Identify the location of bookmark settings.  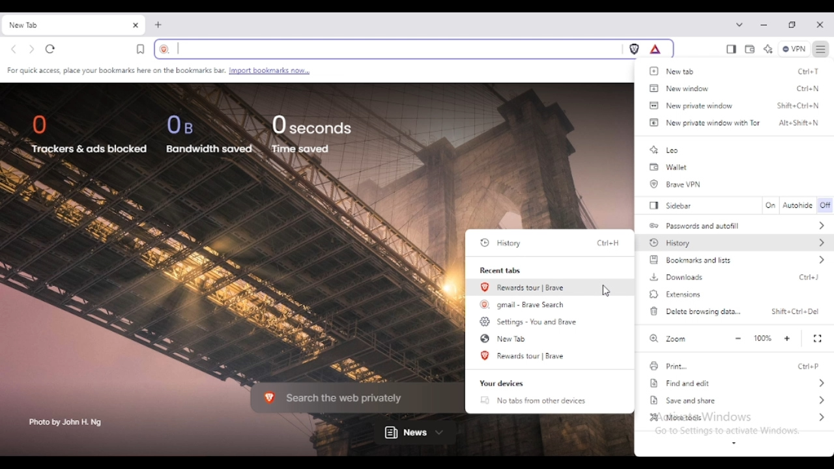
(158, 71).